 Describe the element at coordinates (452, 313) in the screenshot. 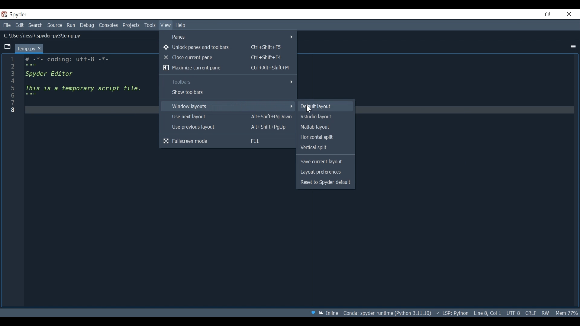

I see `Language` at that location.